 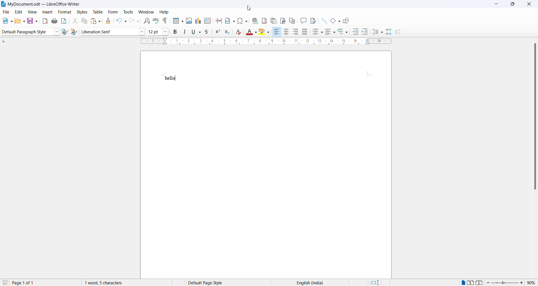 I want to click on Insert table, so click(x=178, y=21).